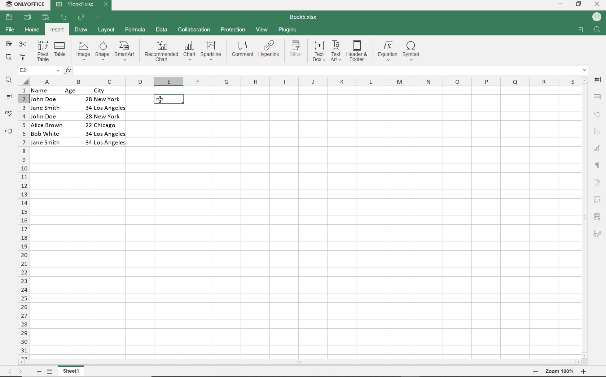 Image resolution: width=606 pixels, height=377 pixels. What do you see at coordinates (47, 125) in the screenshot?
I see `Alice Brown` at bounding box center [47, 125].